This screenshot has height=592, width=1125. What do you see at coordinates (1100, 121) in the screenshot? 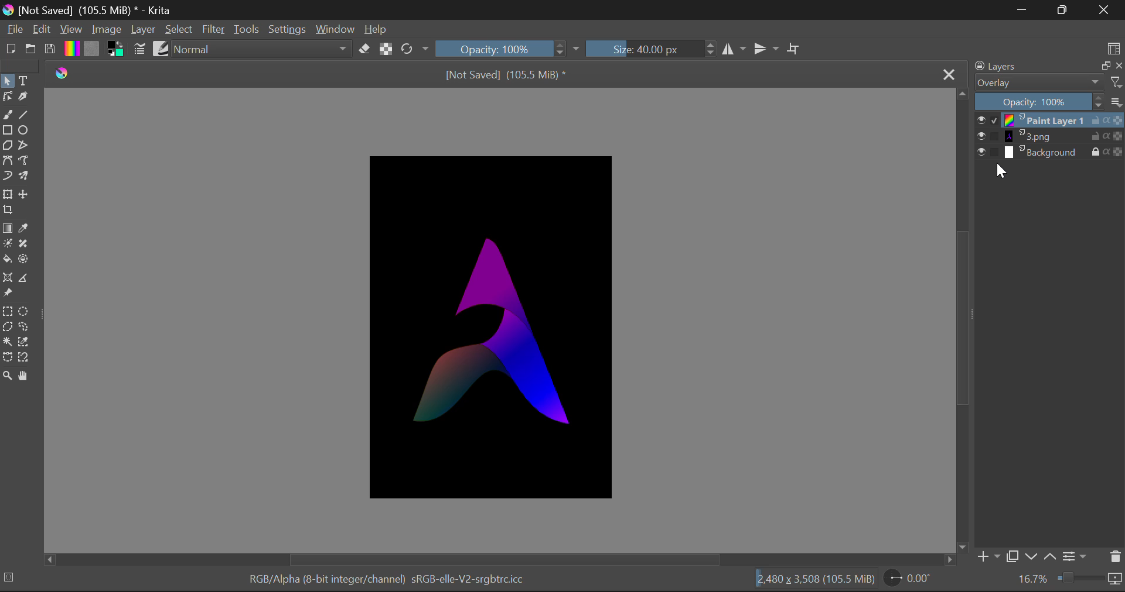
I see `lock layer` at bounding box center [1100, 121].